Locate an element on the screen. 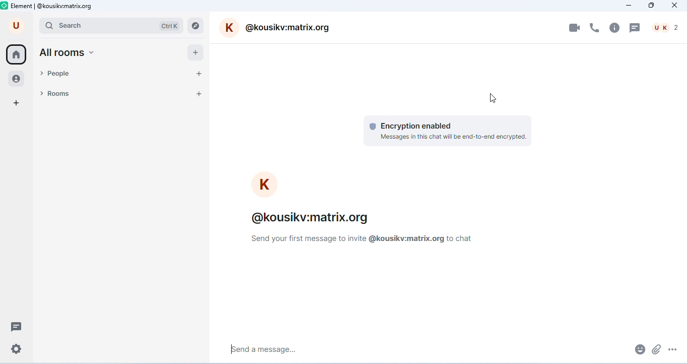  add is located at coordinates (196, 52).